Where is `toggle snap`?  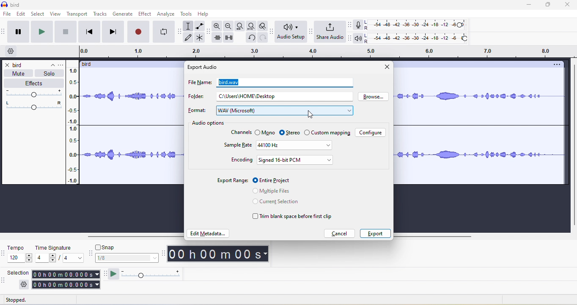 toggle snap is located at coordinates (109, 247).